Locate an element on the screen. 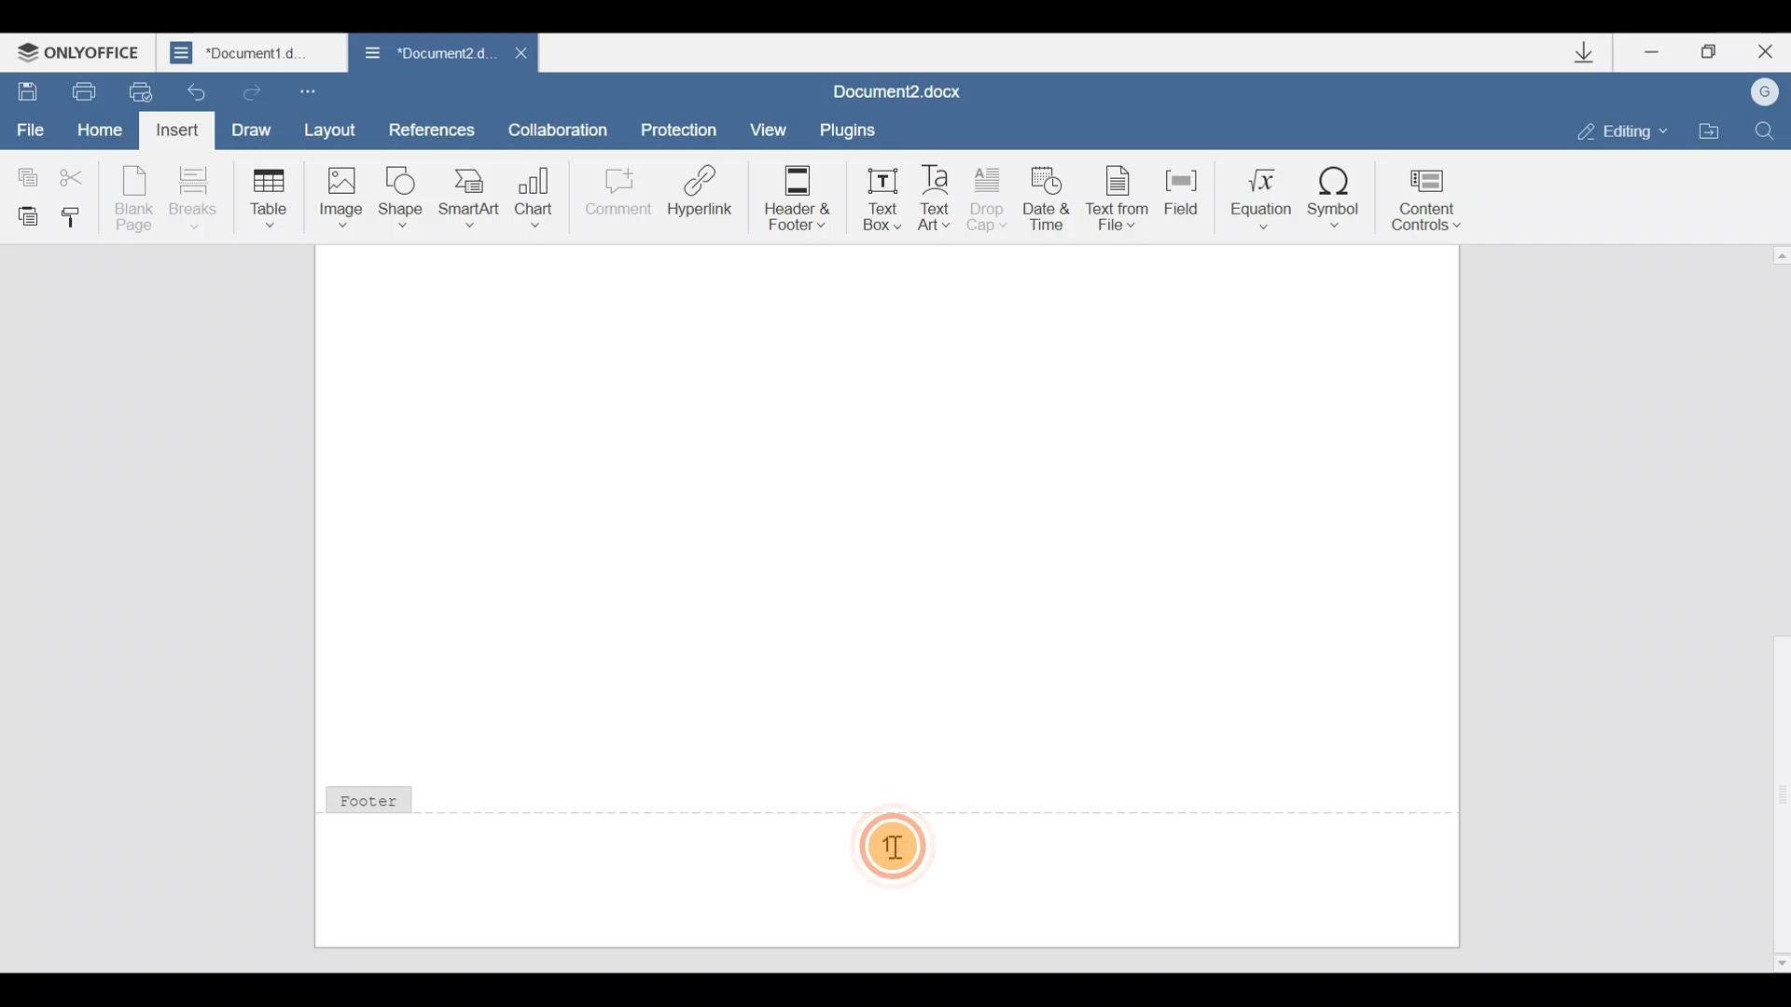 This screenshot has width=1791, height=1007. Hyperlink is located at coordinates (701, 197).